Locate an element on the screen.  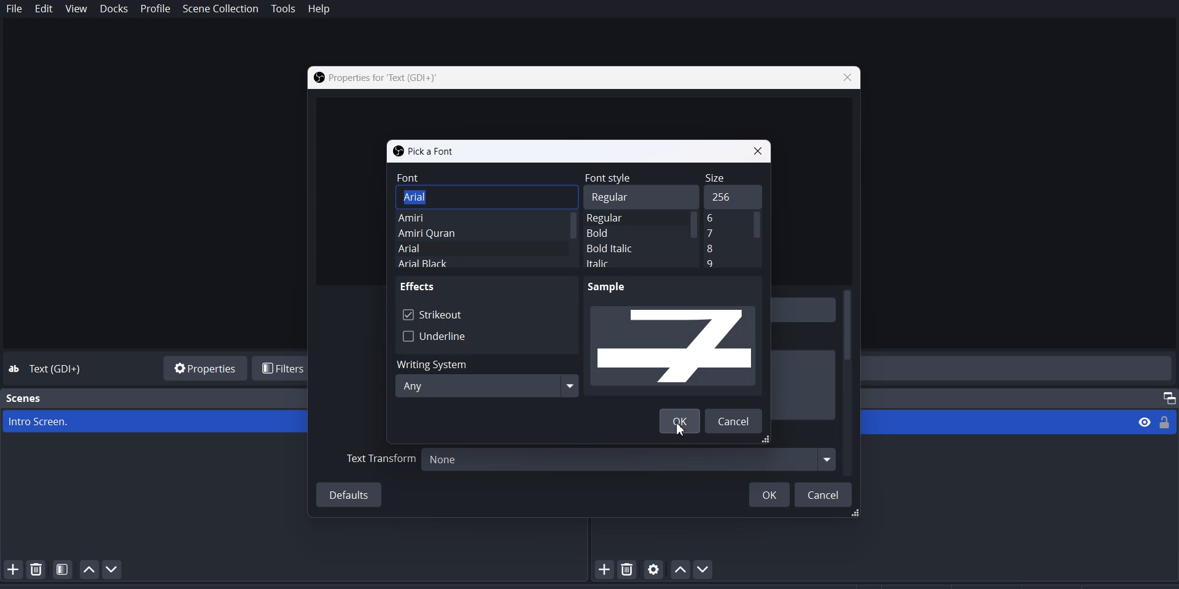
Remove Selected Scene is located at coordinates (37, 569).